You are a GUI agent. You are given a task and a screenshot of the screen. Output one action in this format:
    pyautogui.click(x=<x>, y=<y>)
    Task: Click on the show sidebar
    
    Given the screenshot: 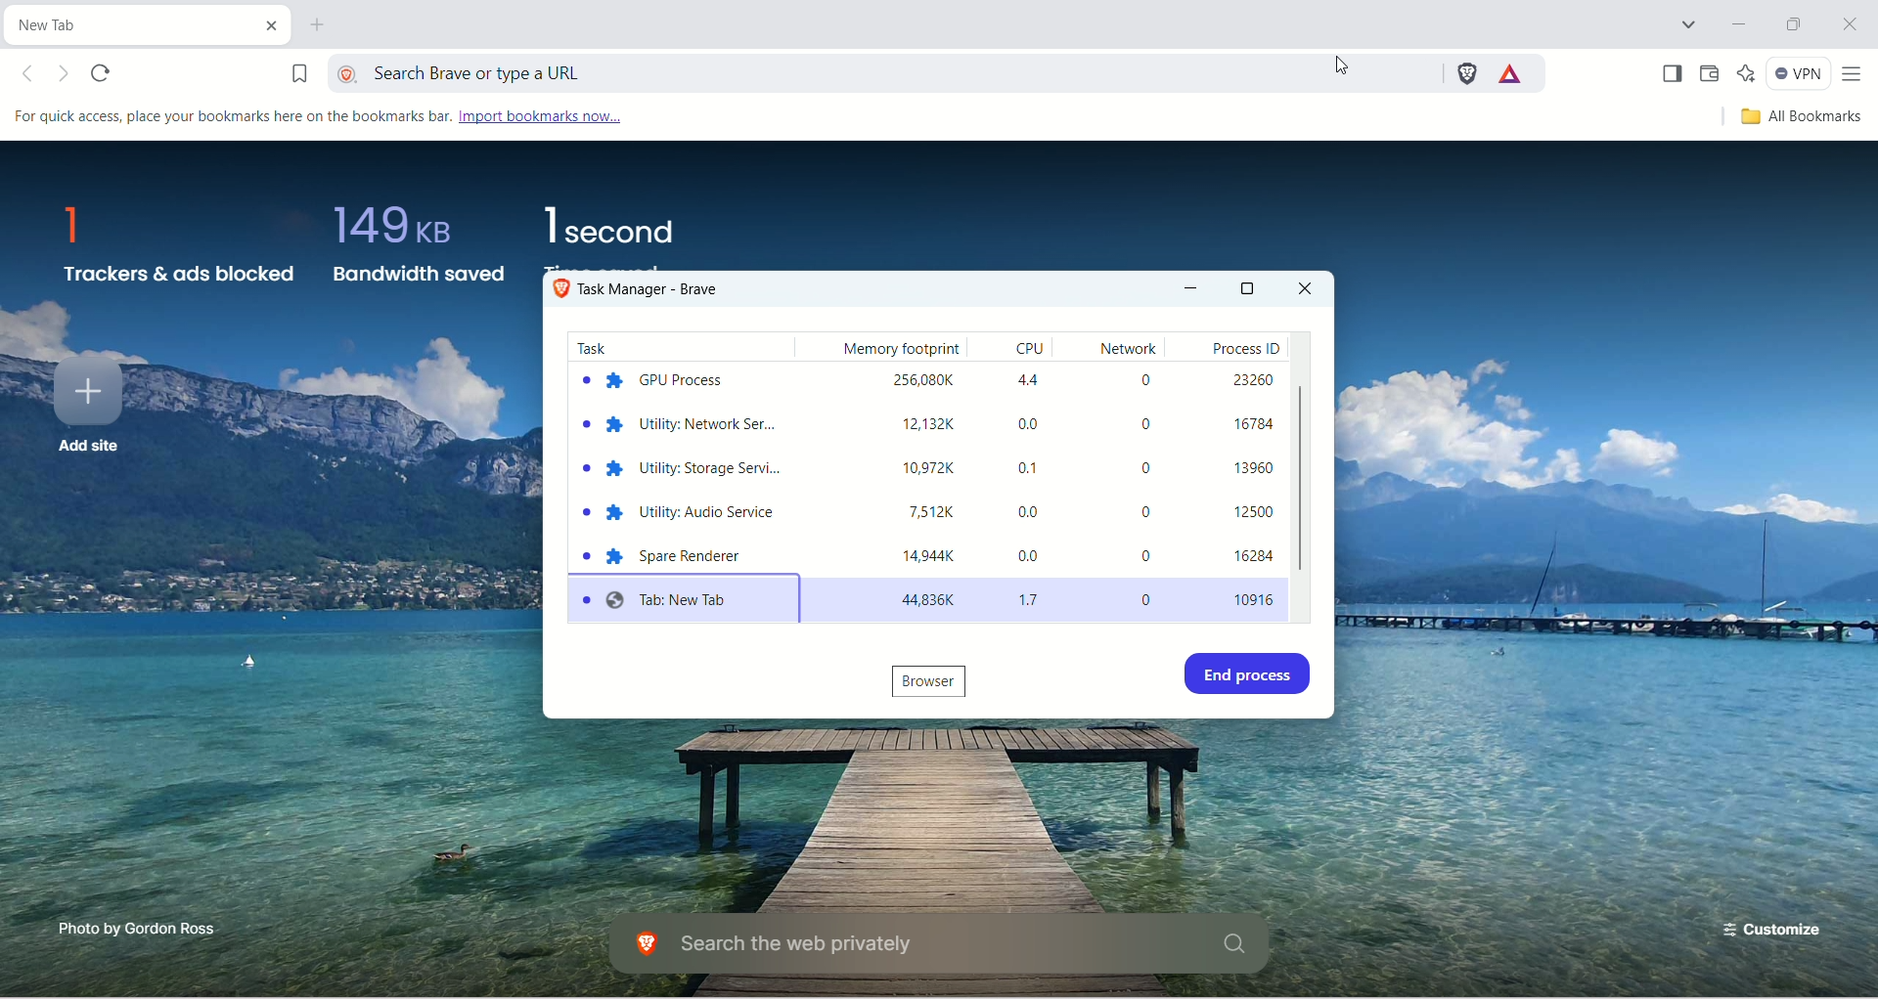 What is the action you would take?
    pyautogui.click(x=1674, y=72)
    